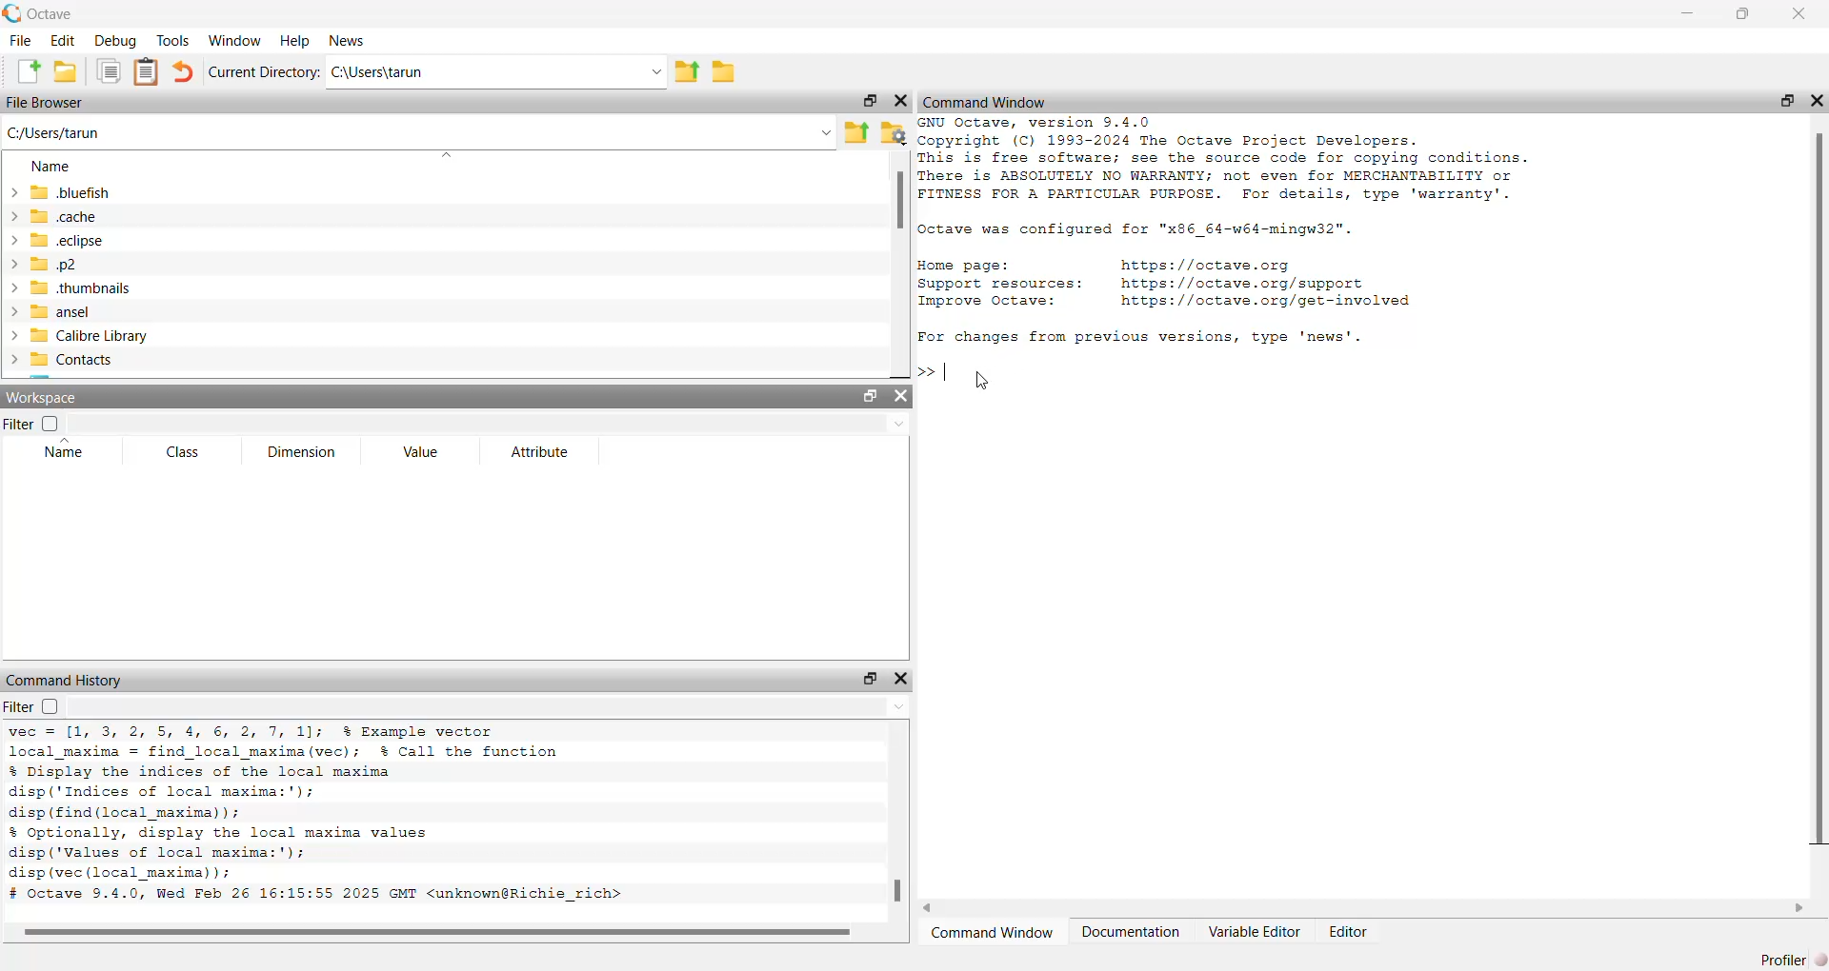  I want to click on close, so click(1797, 14).